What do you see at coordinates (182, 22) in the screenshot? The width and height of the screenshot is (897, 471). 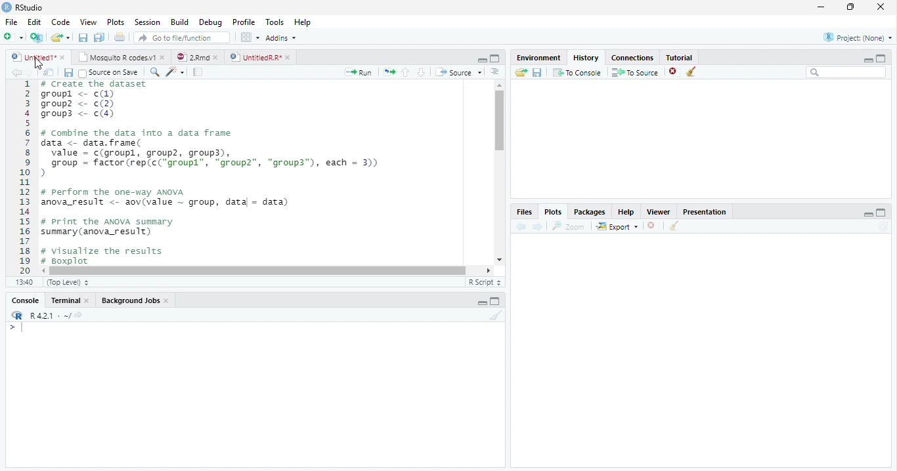 I see `Build` at bounding box center [182, 22].